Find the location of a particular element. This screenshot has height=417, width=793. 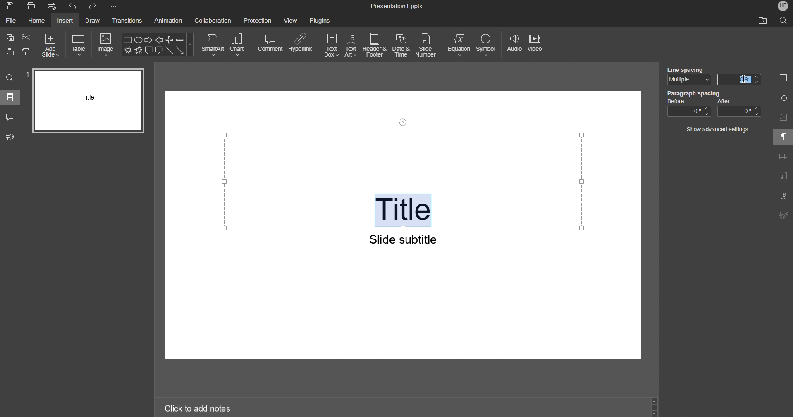

Click to add notes is located at coordinates (198, 408).